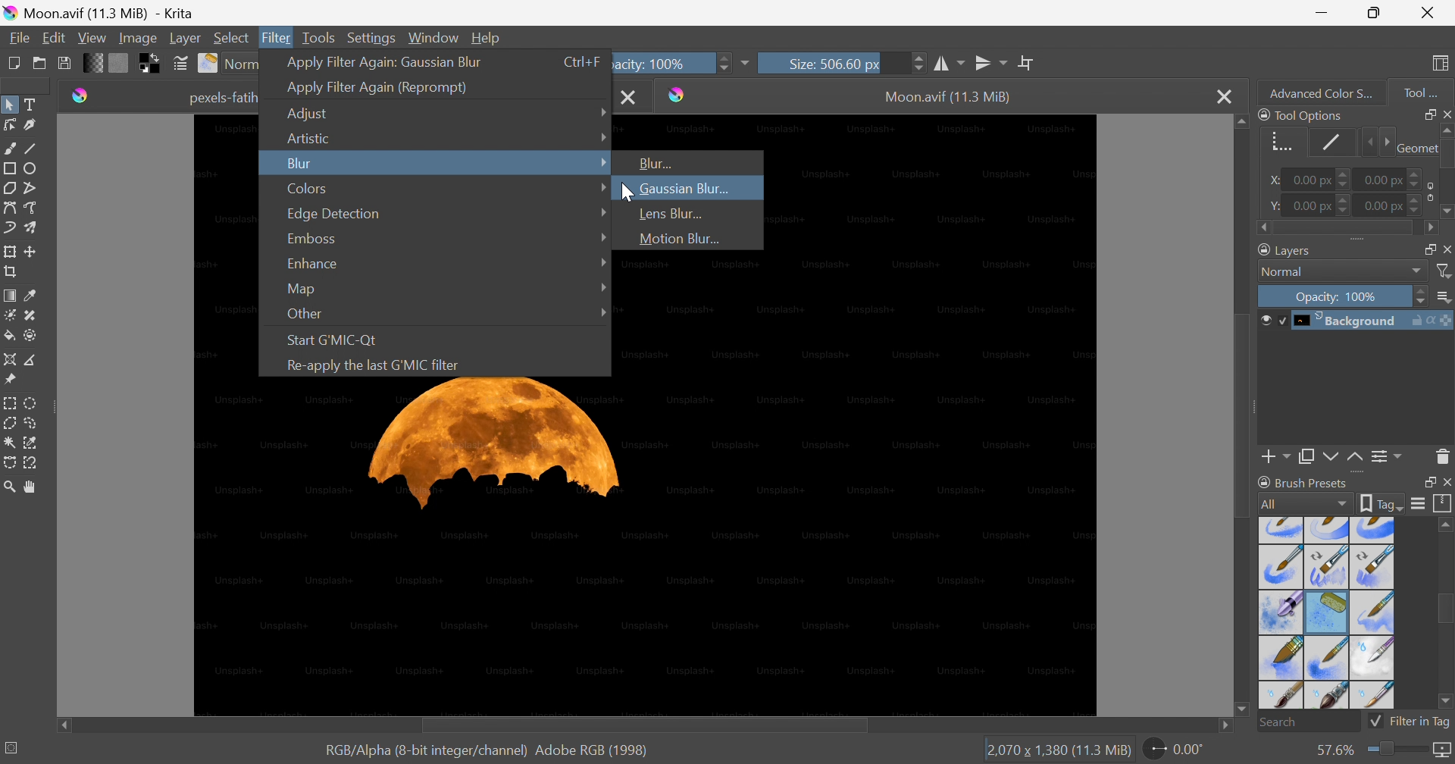 This screenshot has height=764, width=1455. What do you see at coordinates (582, 59) in the screenshot?
I see `Ctrl+F` at bounding box center [582, 59].